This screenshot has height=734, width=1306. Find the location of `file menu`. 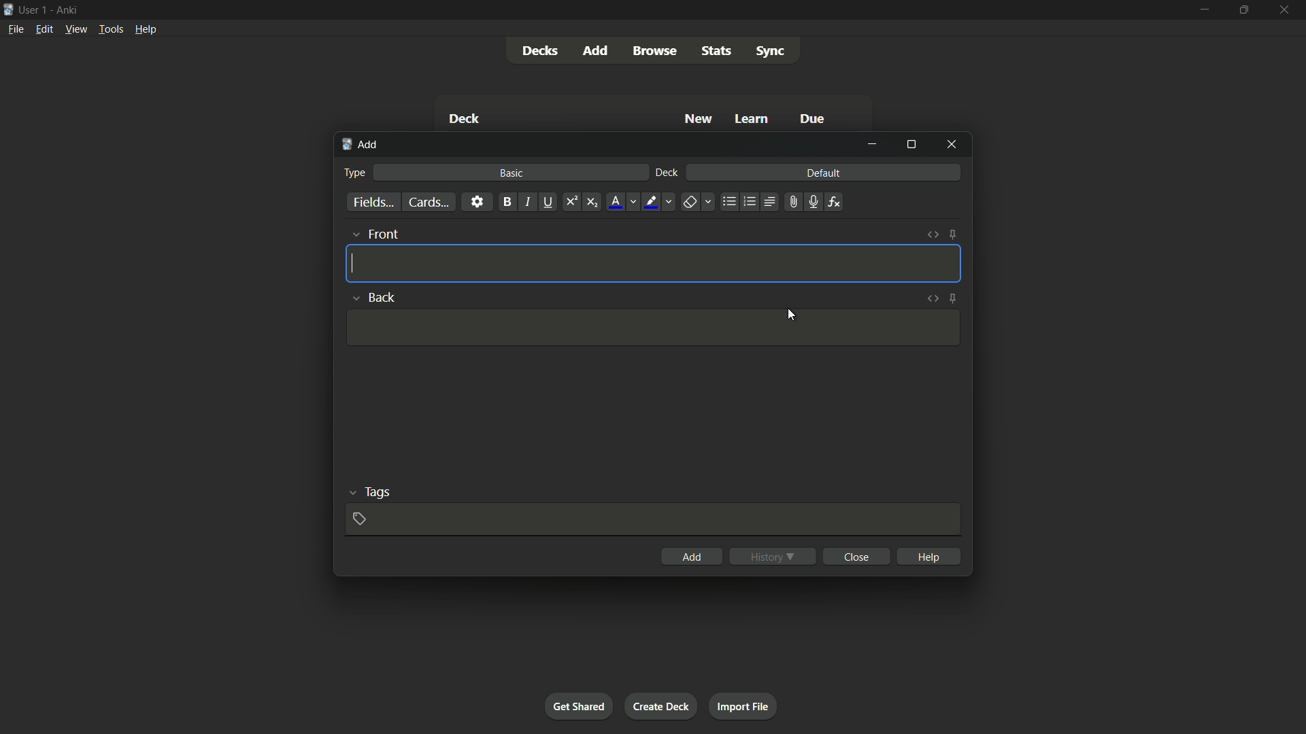

file menu is located at coordinates (16, 29).